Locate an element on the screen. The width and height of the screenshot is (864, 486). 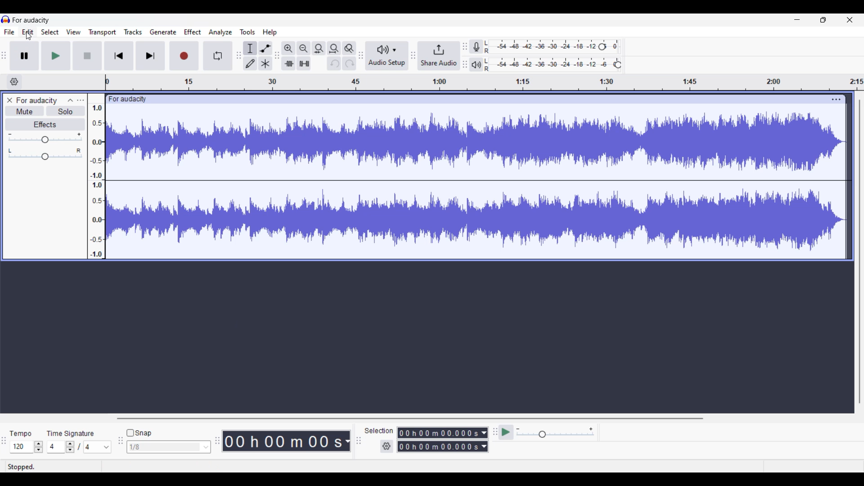
Transport menu is located at coordinates (103, 32).